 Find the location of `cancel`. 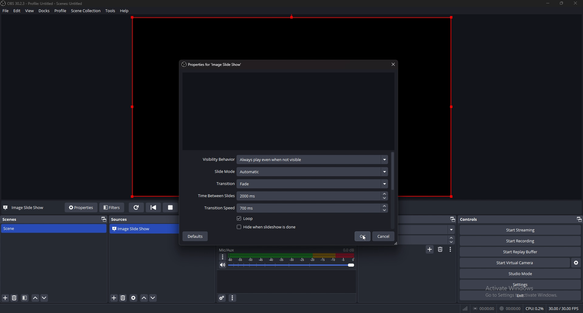

cancel is located at coordinates (383, 236).